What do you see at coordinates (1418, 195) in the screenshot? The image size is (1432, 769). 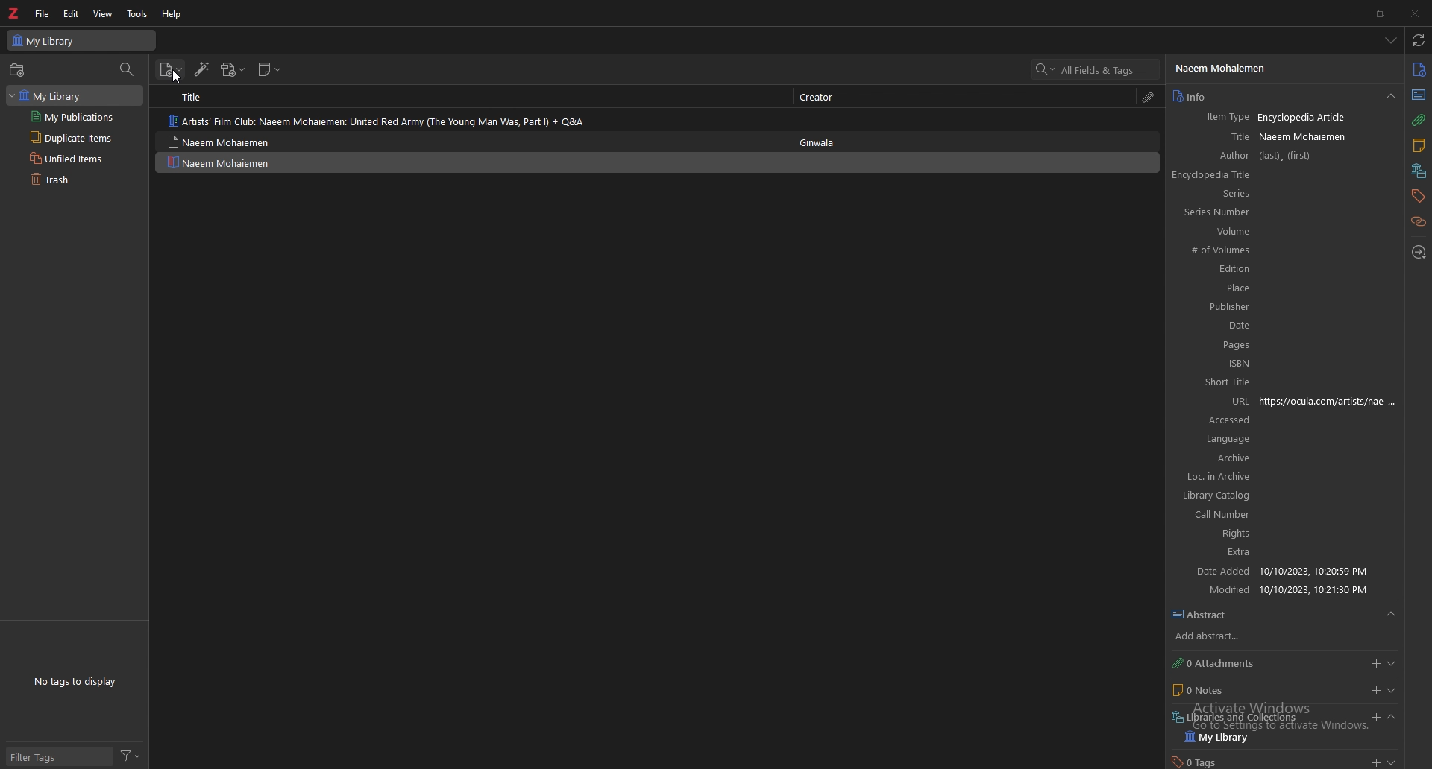 I see `tags` at bounding box center [1418, 195].